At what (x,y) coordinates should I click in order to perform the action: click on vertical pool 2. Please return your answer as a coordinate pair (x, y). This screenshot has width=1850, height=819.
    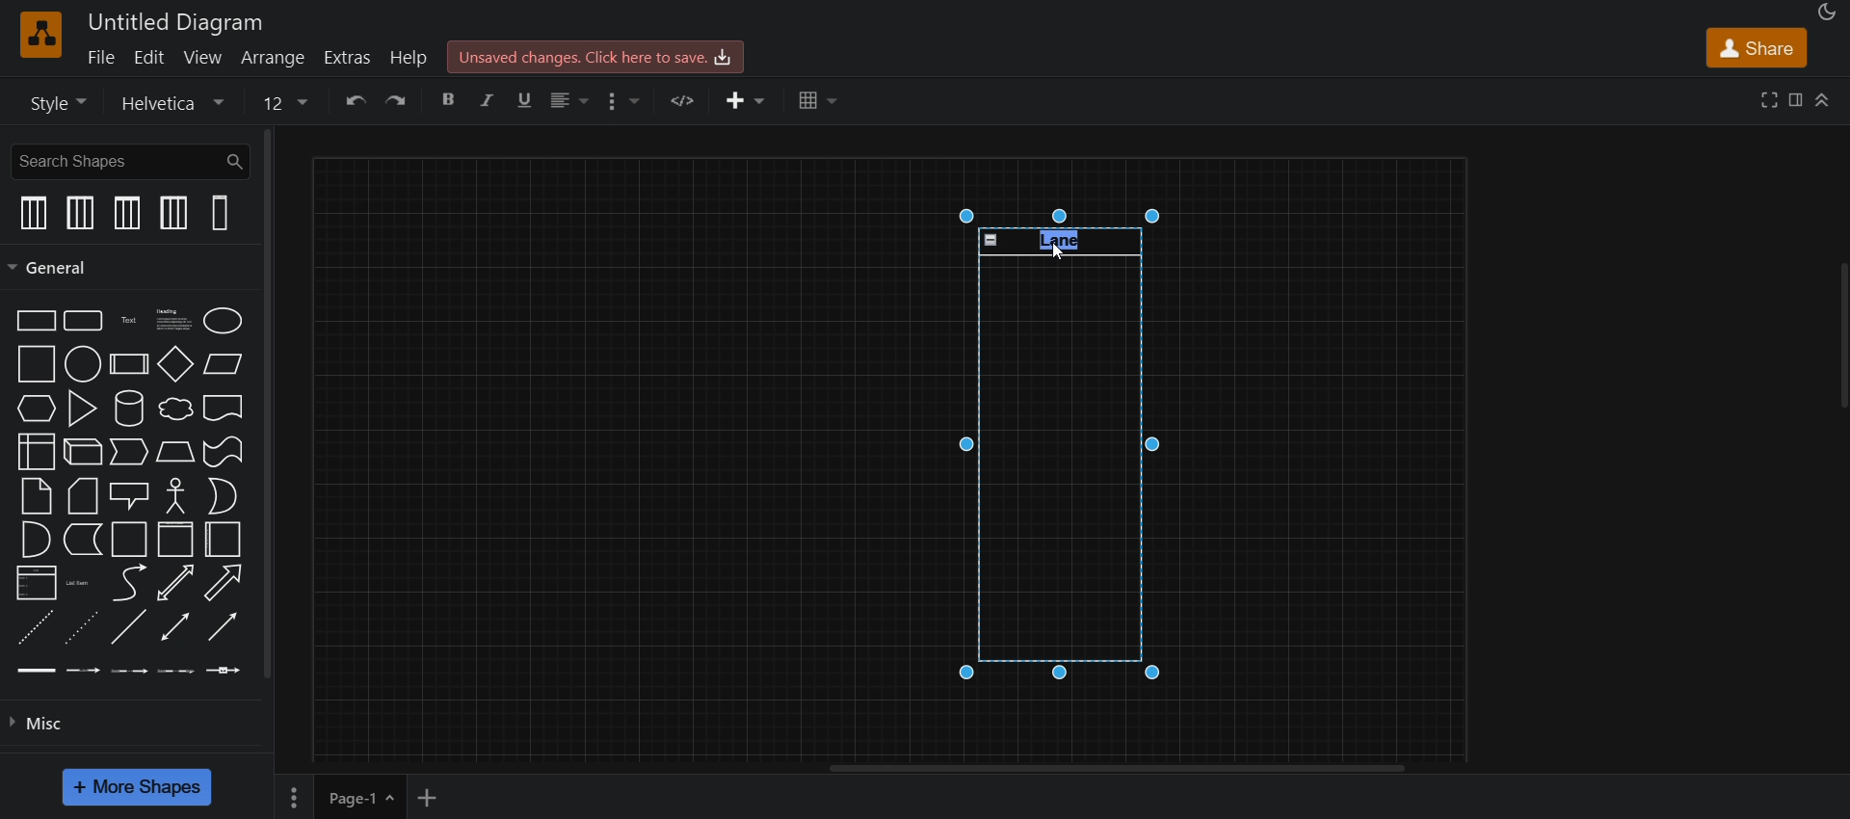
    Looking at the image, I should click on (81, 215).